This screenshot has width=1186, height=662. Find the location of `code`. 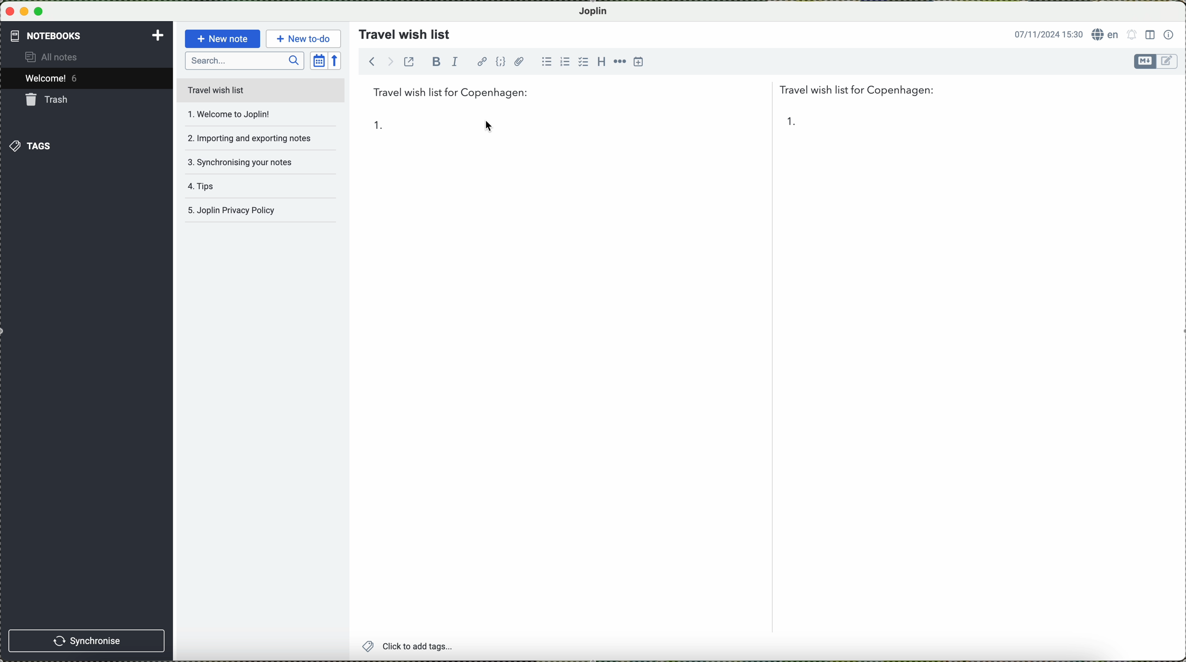

code is located at coordinates (501, 62).